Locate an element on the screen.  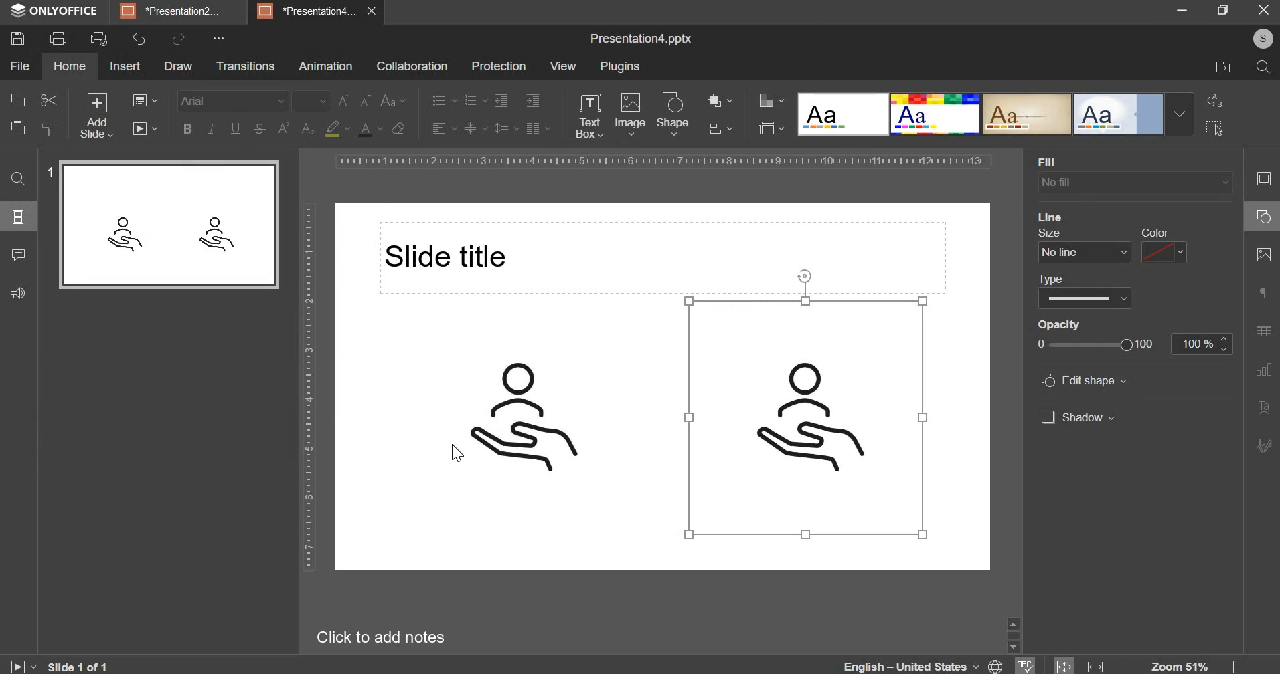
replace is located at coordinates (1215, 100).